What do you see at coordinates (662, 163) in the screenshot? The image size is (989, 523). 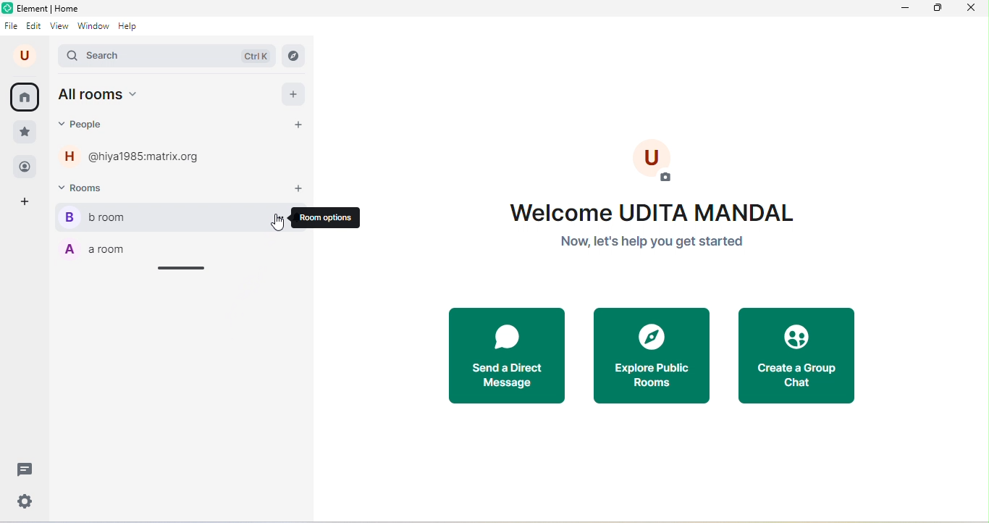 I see `add profile photo` at bounding box center [662, 163].